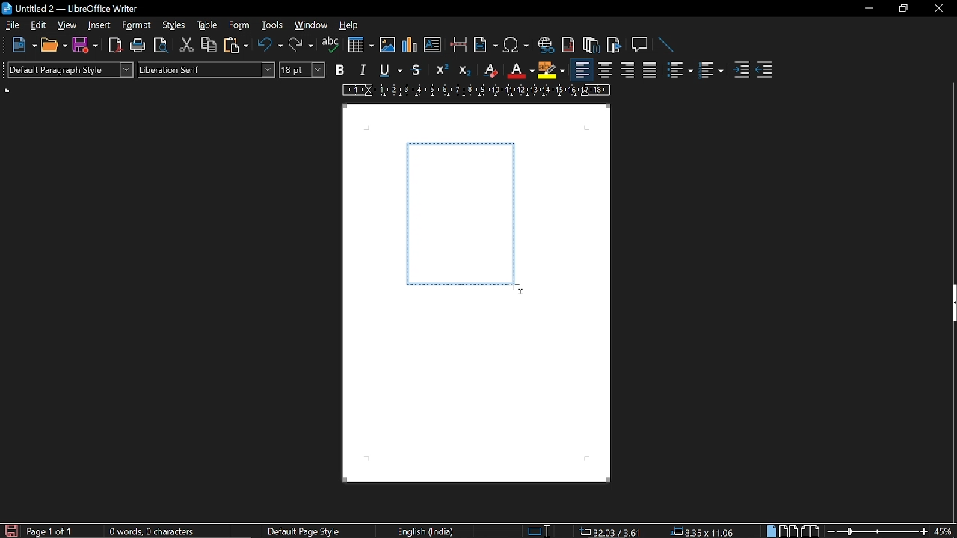  What do you see at coordinates (459, 46) in the screenshot?
I see `insert pagebreak` at bounding box center [459, 46].